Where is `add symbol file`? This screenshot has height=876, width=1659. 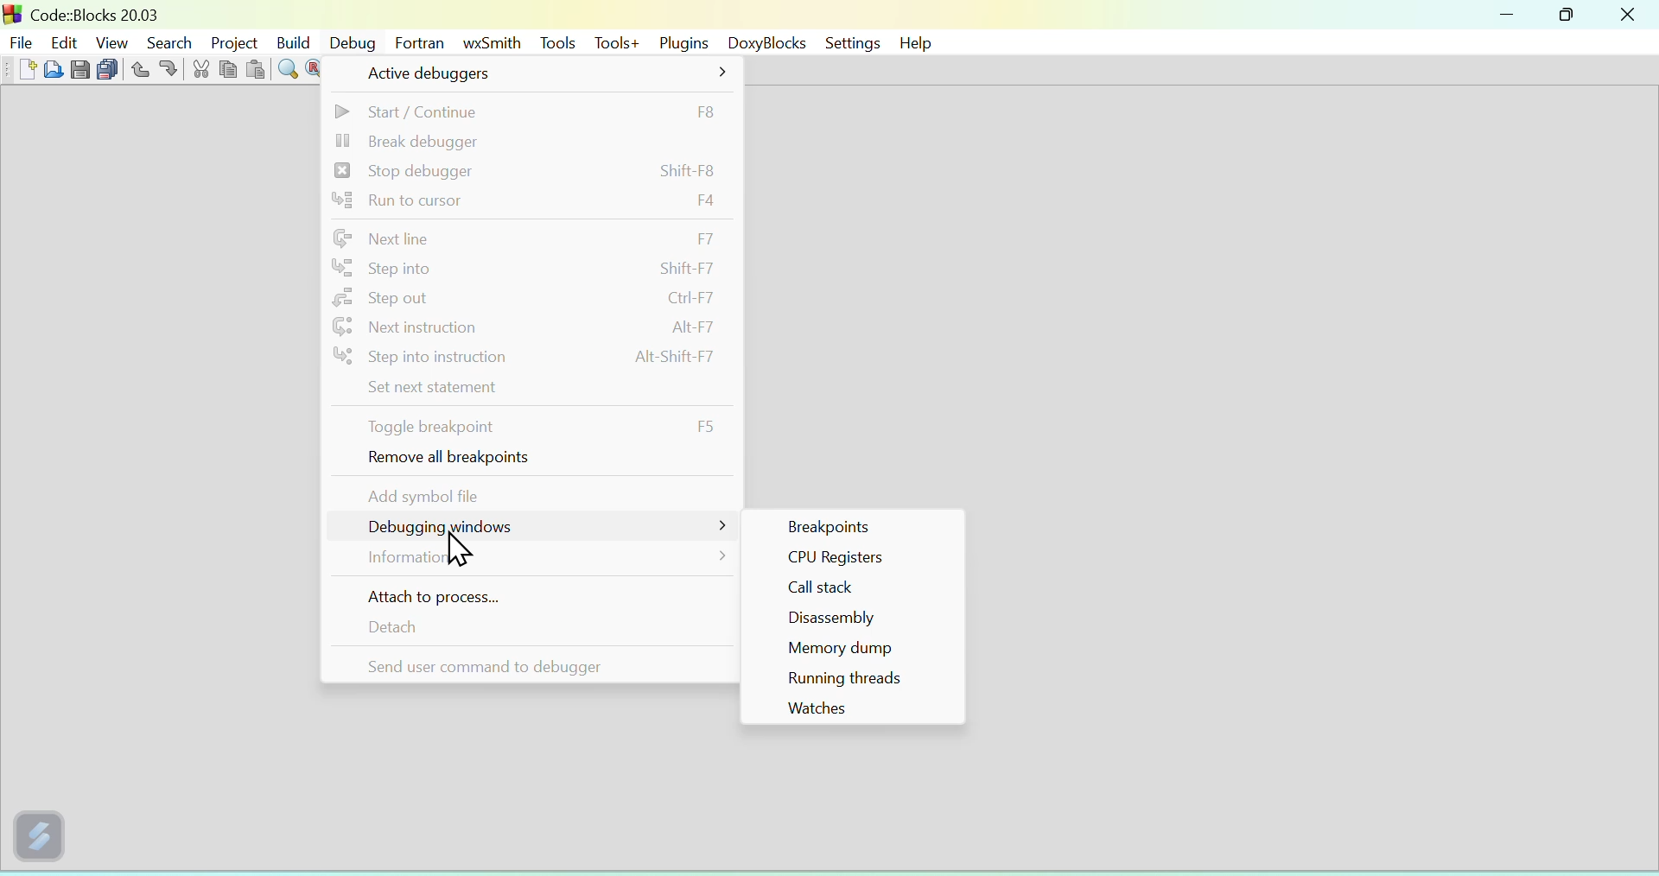 add symbol file is located at coordinates (528, 494).